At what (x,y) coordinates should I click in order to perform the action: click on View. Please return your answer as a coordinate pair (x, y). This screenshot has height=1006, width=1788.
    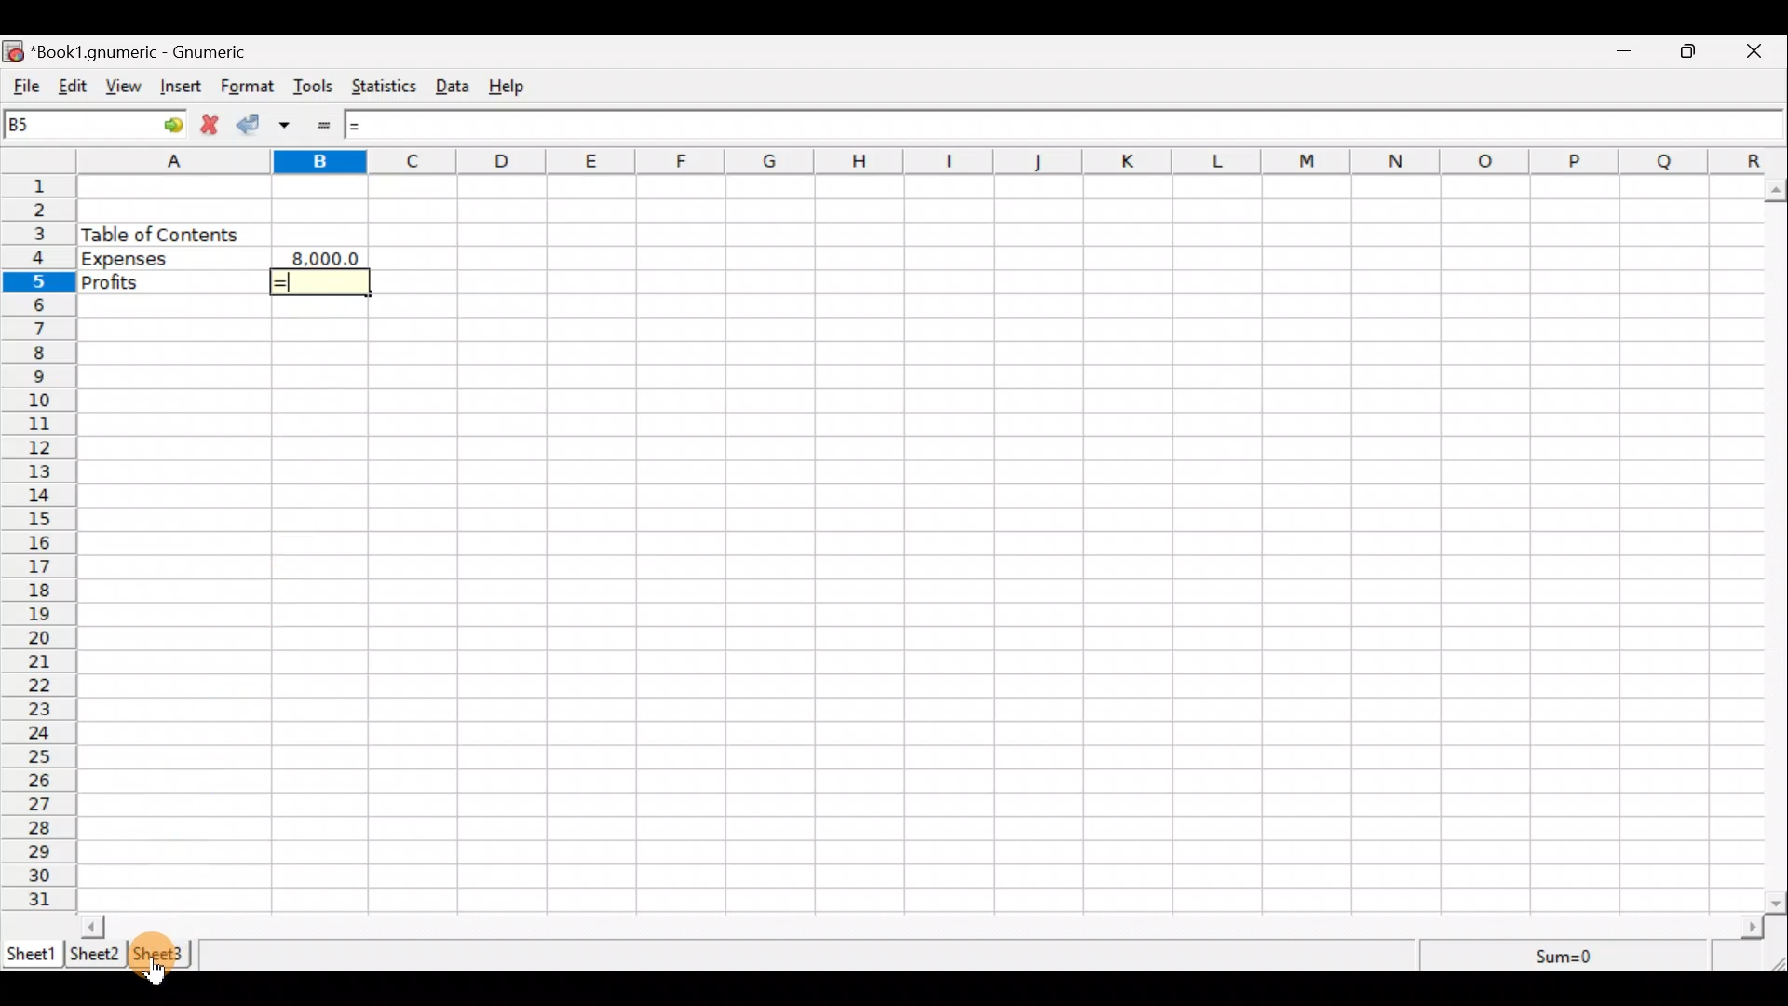
    Looking at the image, I should click on (124, 88).